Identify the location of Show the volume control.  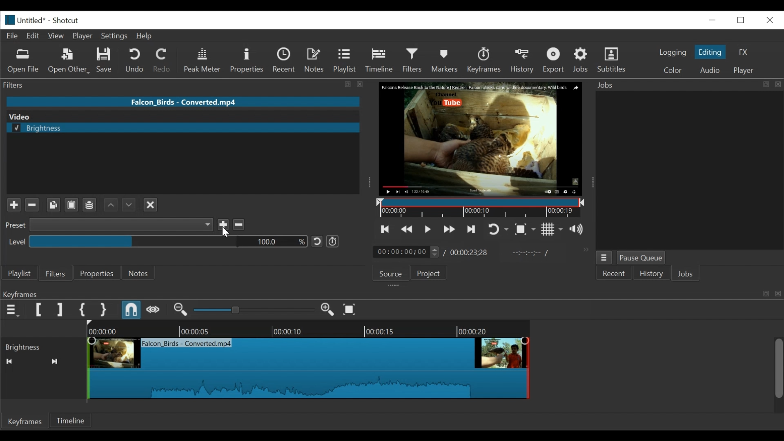
(579, 230).